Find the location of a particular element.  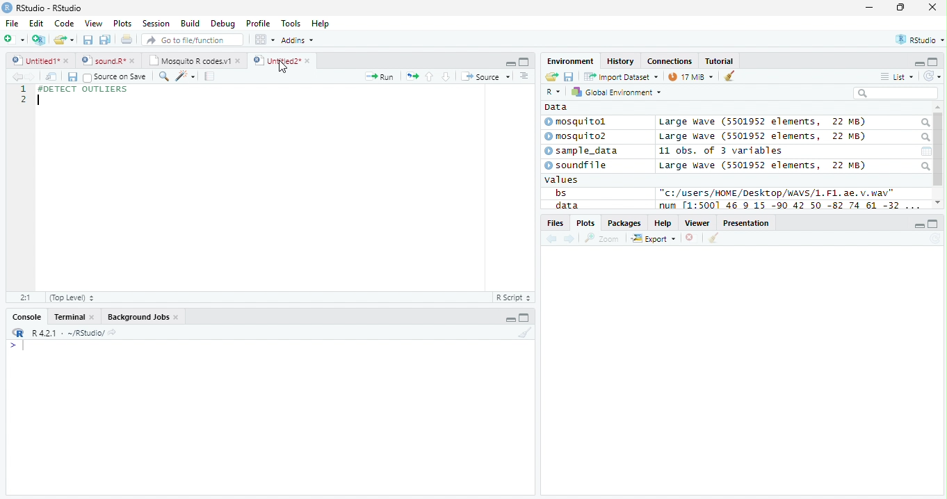

View is located at coordinates (95, 23).